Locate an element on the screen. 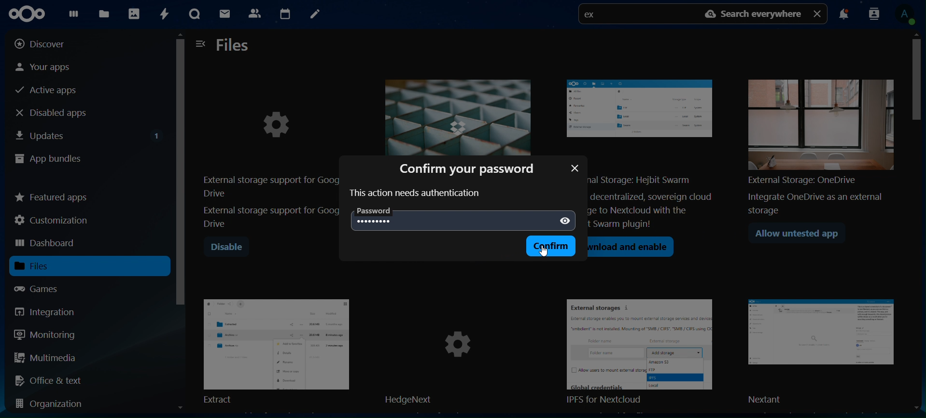 The image size is (926, 418). files is located at coordinates (106, 14).